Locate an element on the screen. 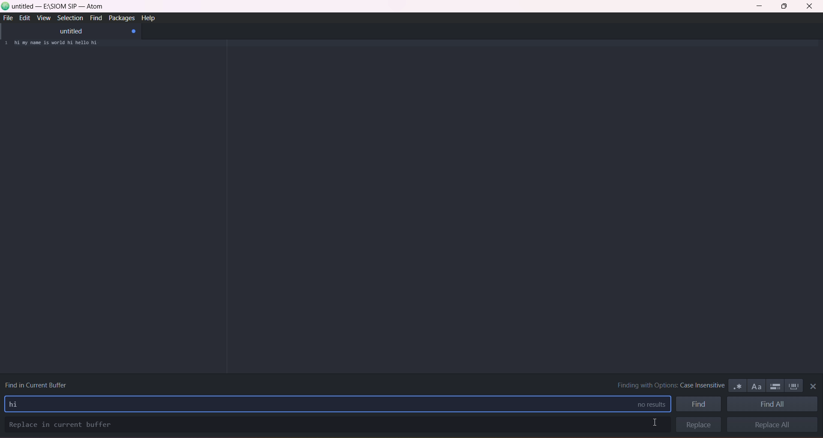 The width and height of the screenshot is (823, 438). selection is located at coordinates (69, 18).